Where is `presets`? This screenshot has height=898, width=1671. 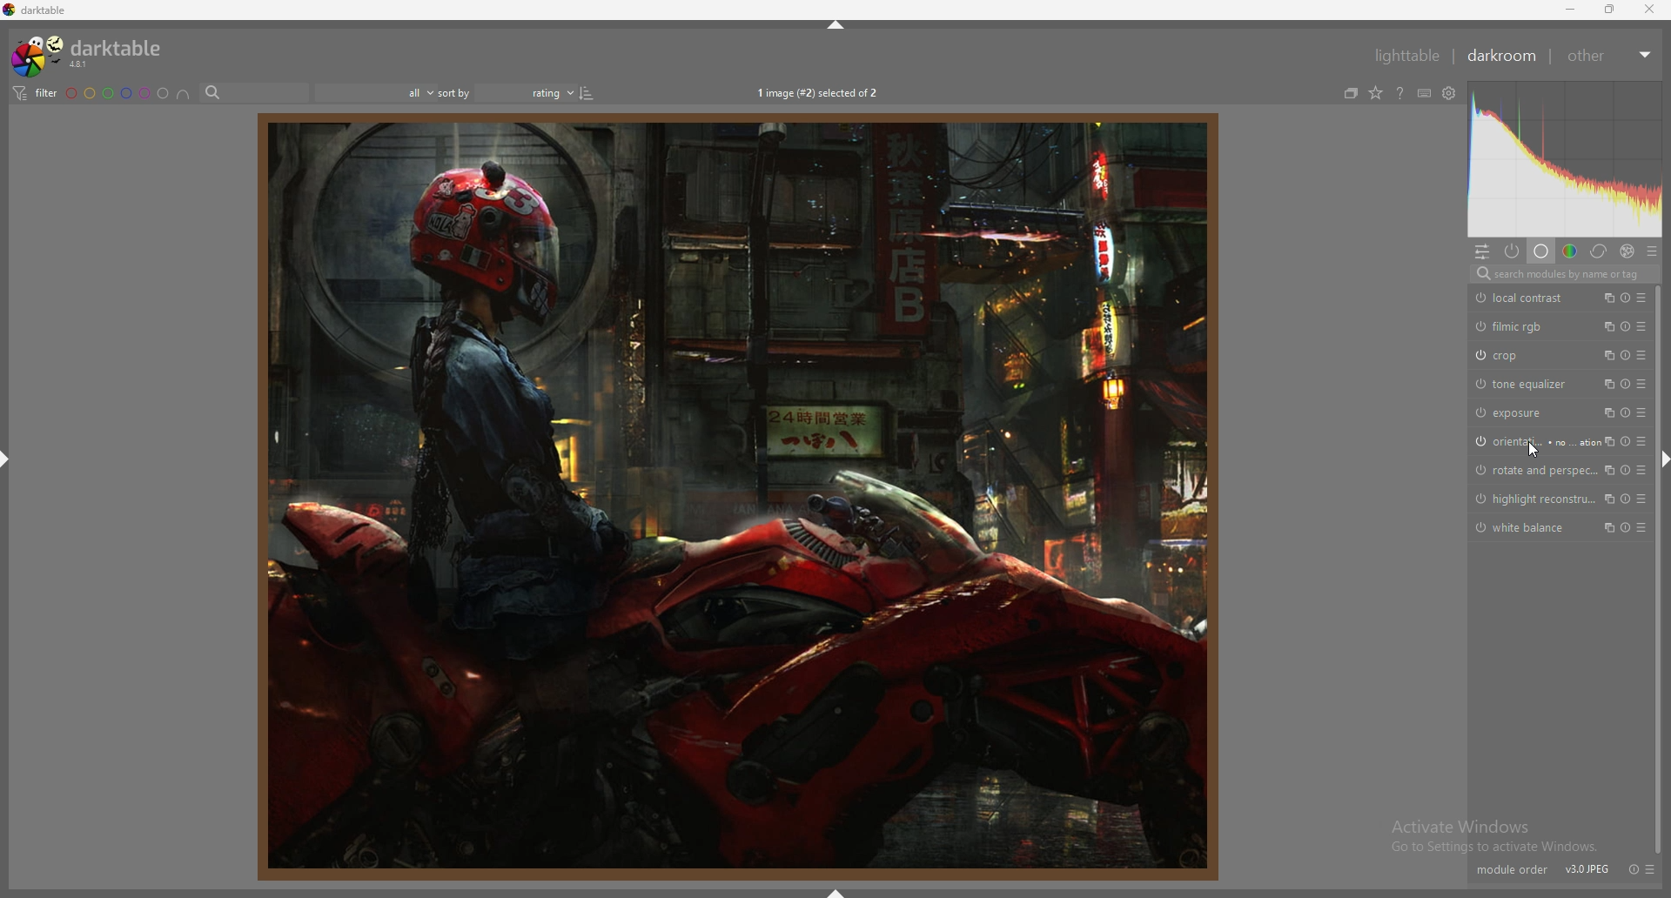 presets is located at coordinates (1644, 472).